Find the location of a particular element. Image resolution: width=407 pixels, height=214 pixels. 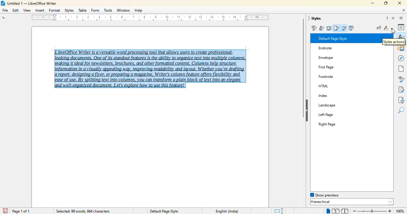

gallery is located at coordinates (401, 48).